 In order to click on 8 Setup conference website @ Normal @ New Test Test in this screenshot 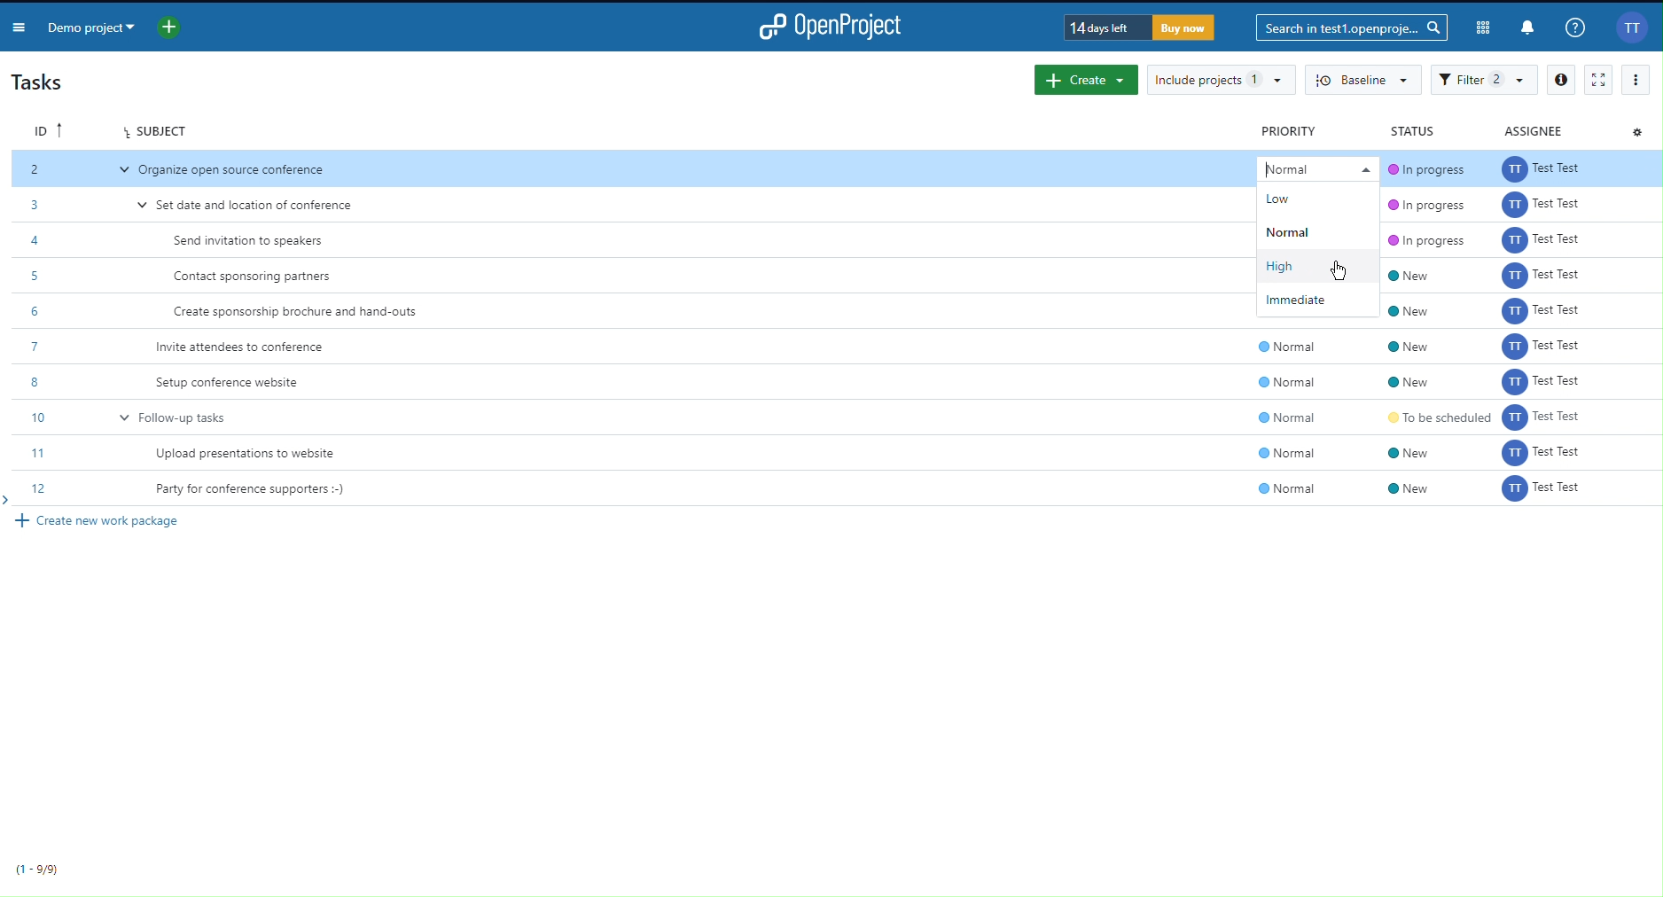, I will do `click(838, 381)`.